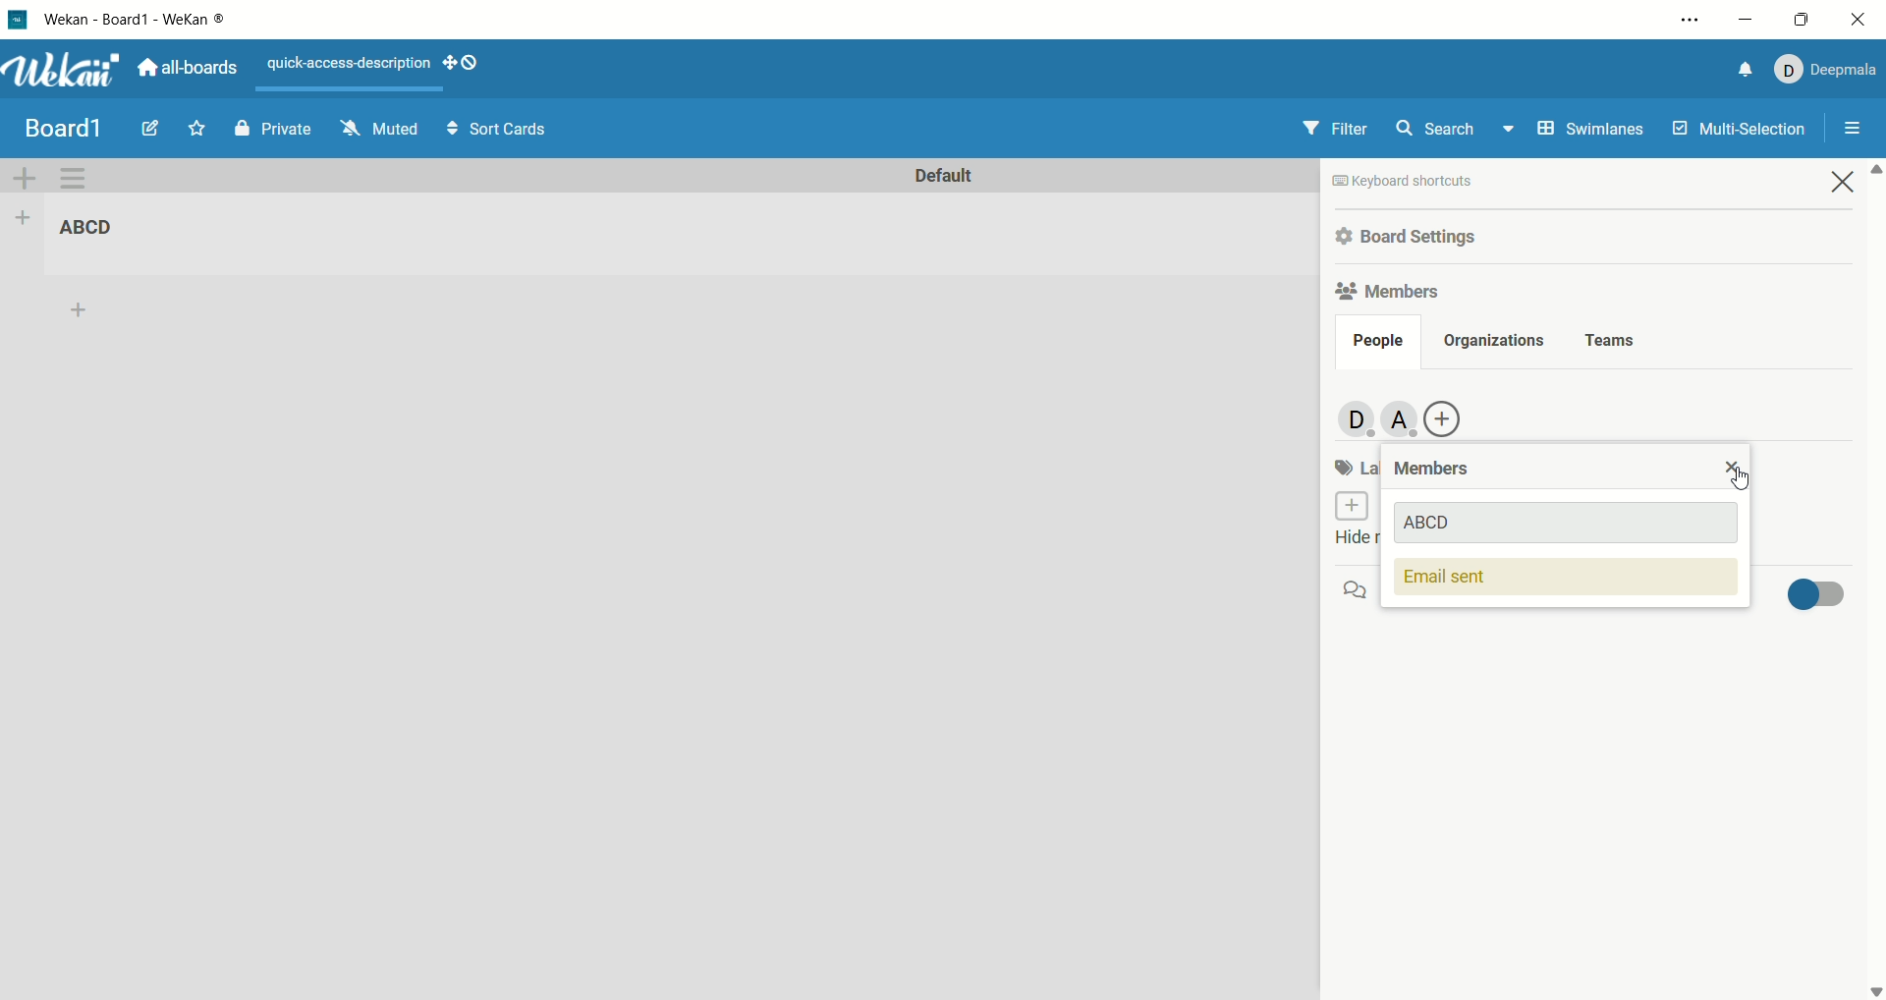 The height and width of the screenshot is (1000, 1886). I want to click on keyboard shortcut, so click(1404, 184).